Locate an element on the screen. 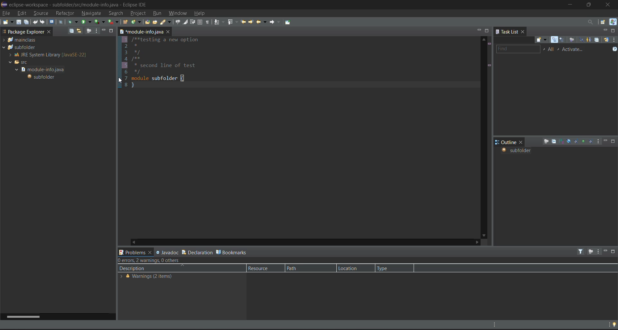 This screenshot has height=330, width=618. source is located at coordinates (41, 13).